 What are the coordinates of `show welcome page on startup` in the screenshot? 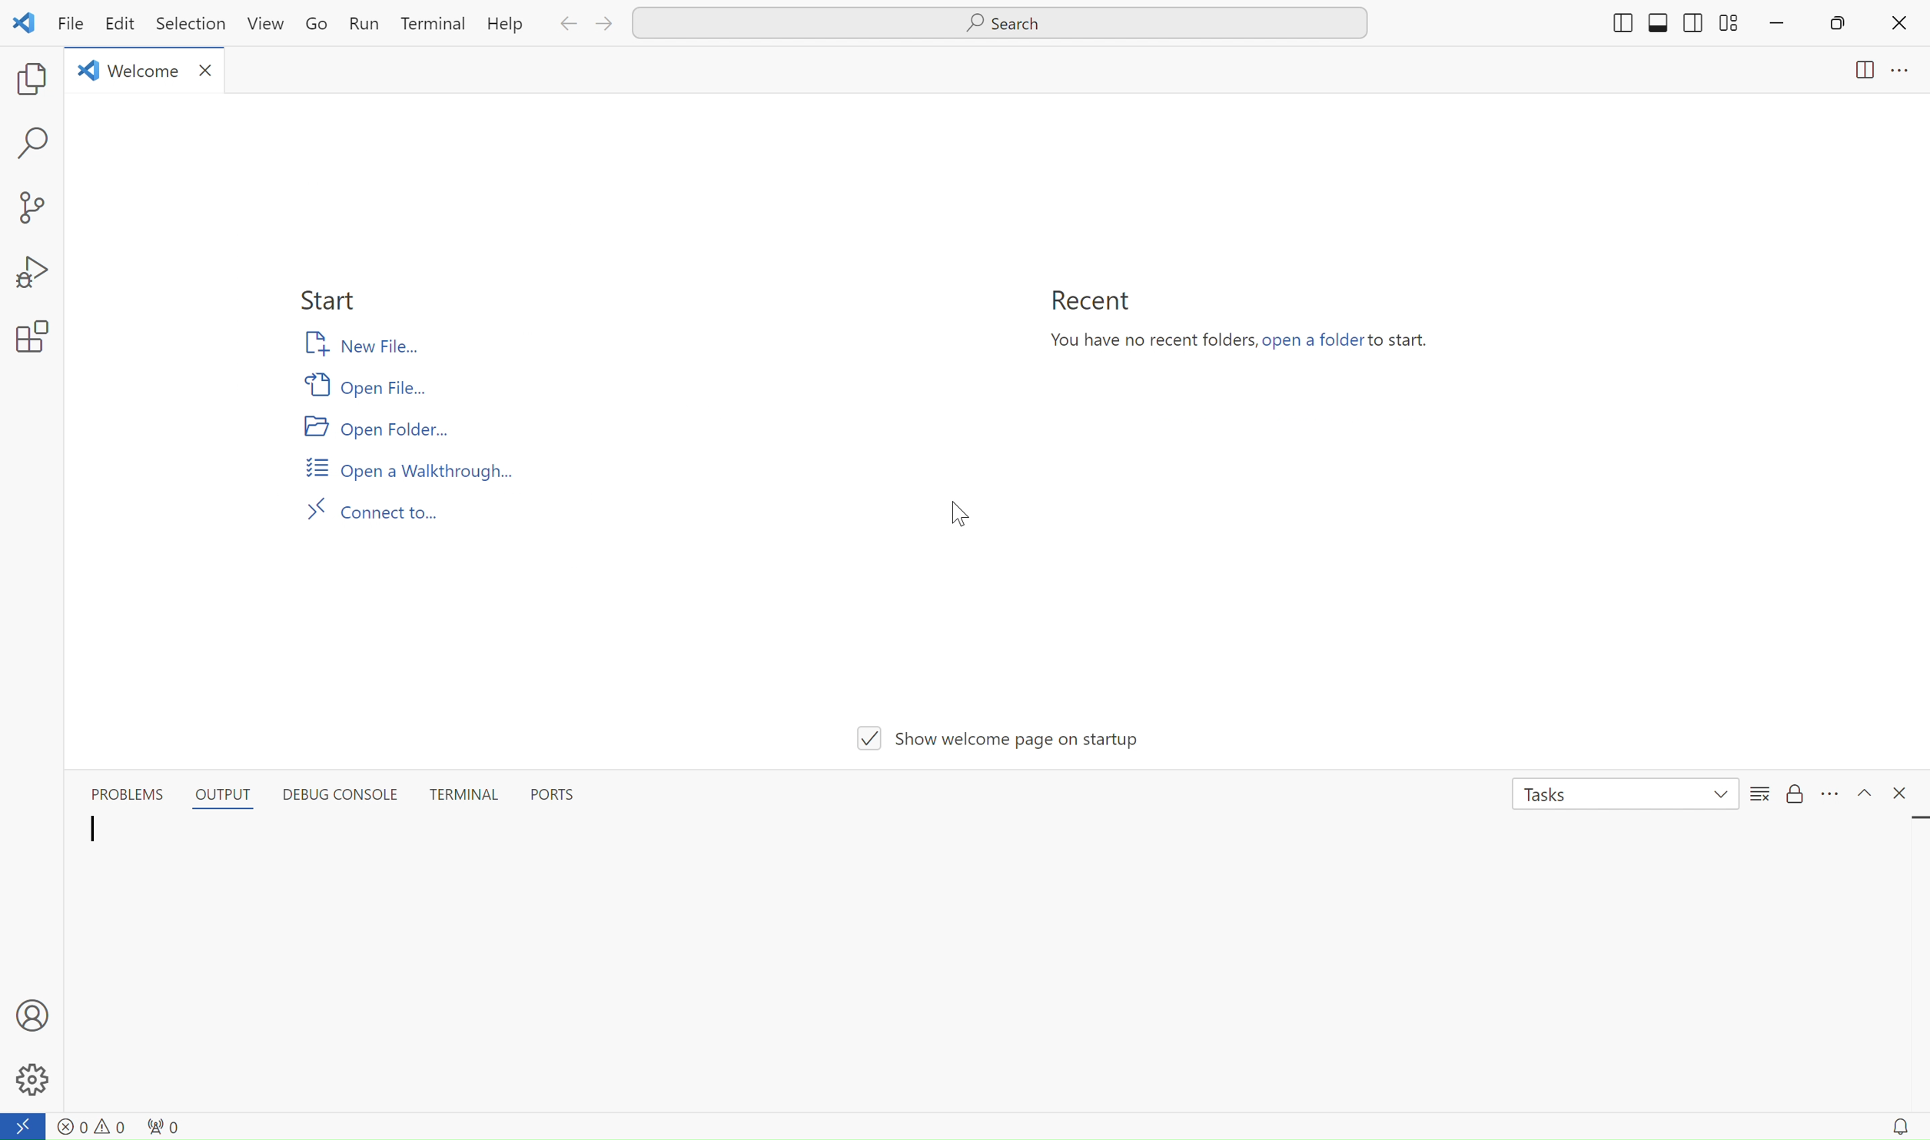 It's located at (999, 738).